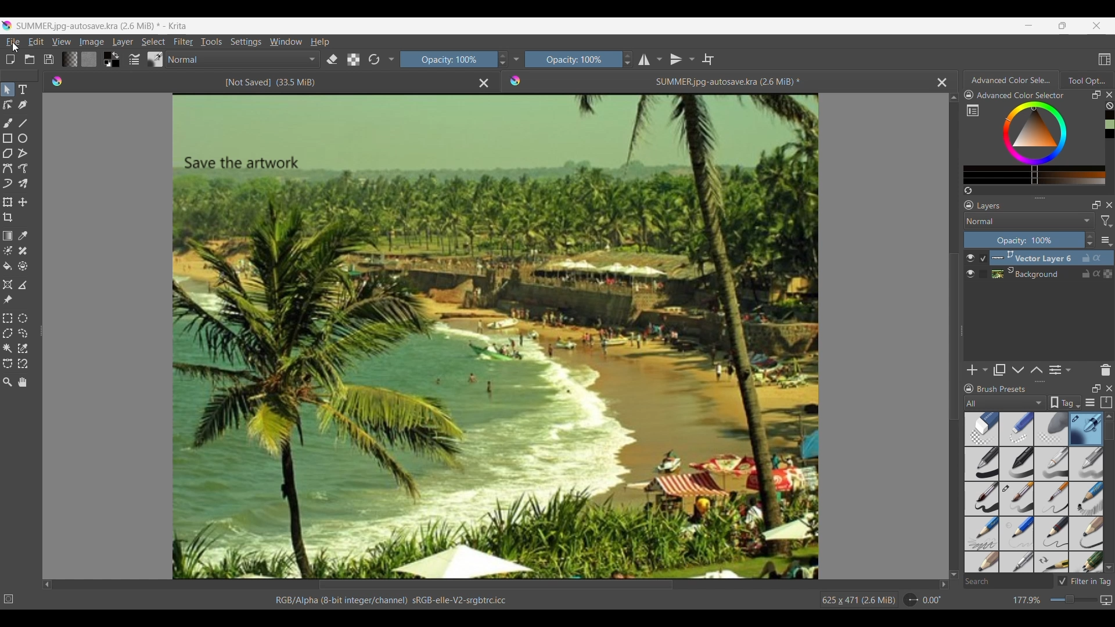 The image size is (1115, 627). Describe the element at coordinates (8, 285) in the screenshot. I see `Assistant tool` at that location.